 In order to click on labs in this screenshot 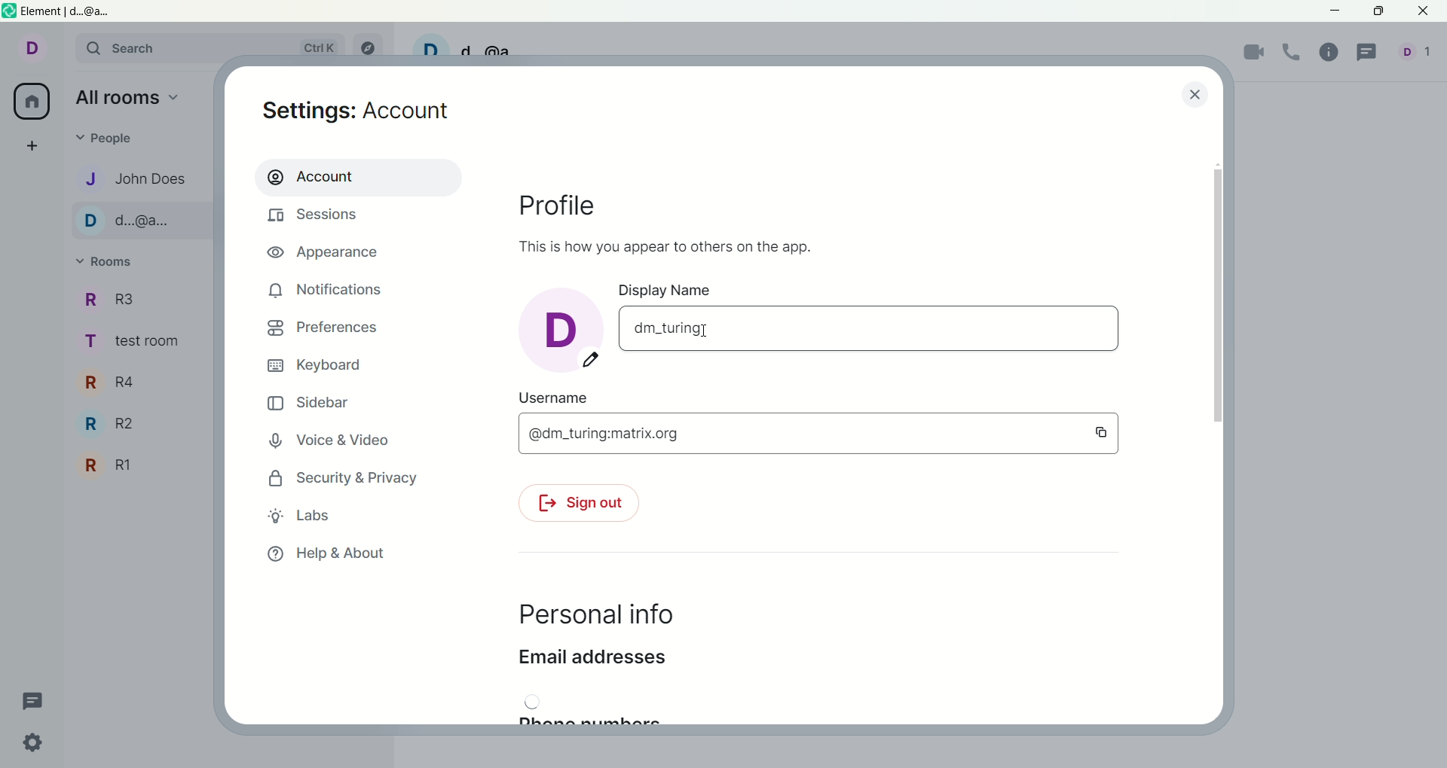, I will do `click(301, 515)`.